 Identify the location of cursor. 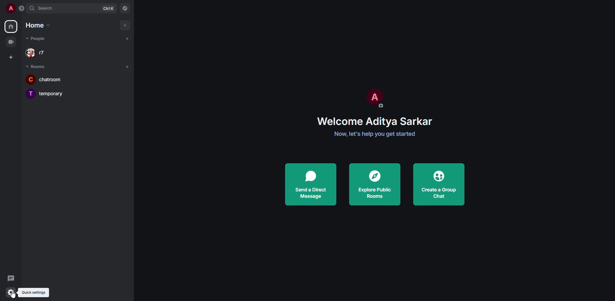
(14, 296).